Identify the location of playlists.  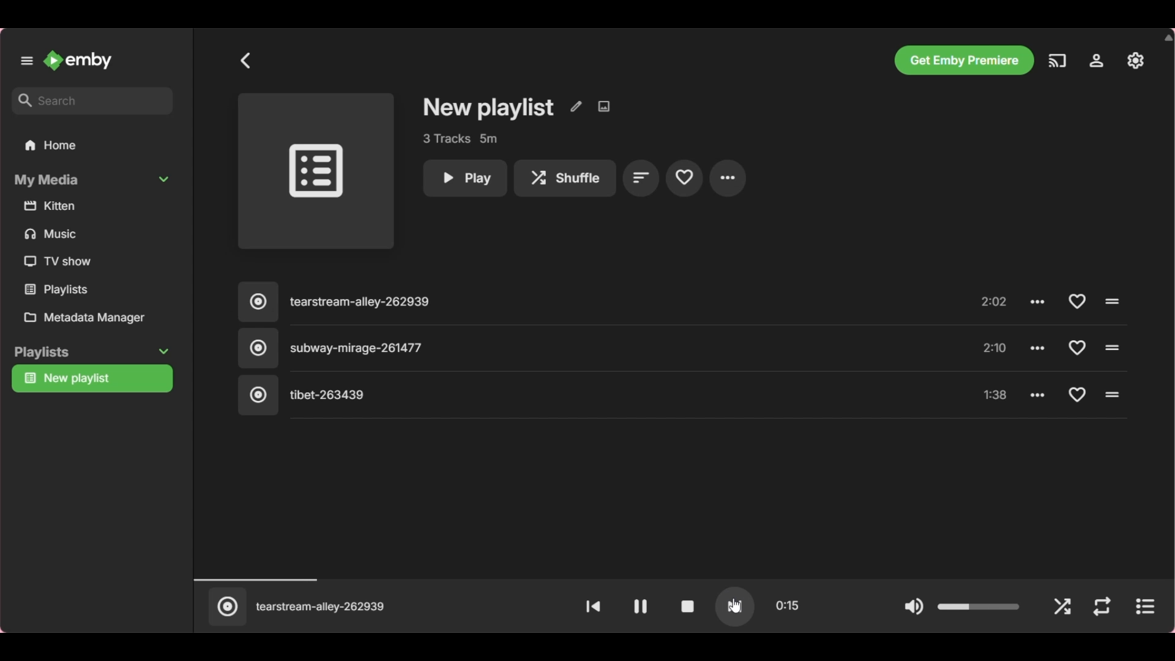
(62, 290).